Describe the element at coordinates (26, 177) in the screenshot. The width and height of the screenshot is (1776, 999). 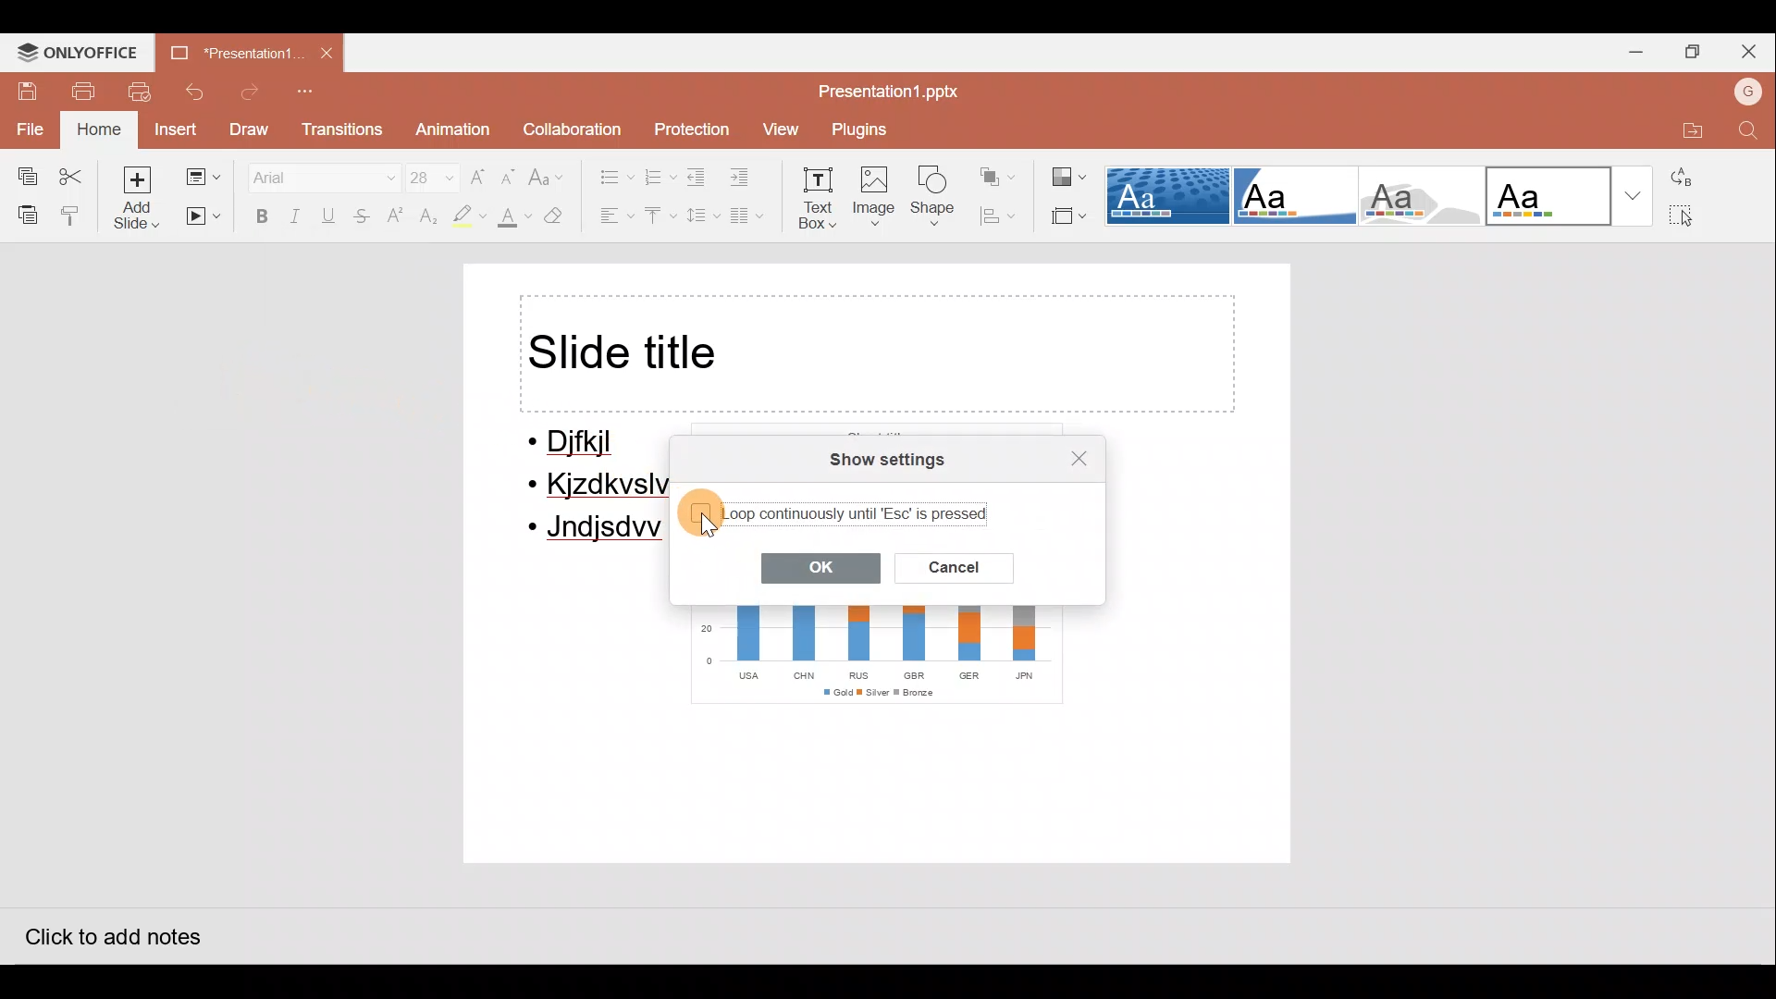
I see `Copy` at that location.